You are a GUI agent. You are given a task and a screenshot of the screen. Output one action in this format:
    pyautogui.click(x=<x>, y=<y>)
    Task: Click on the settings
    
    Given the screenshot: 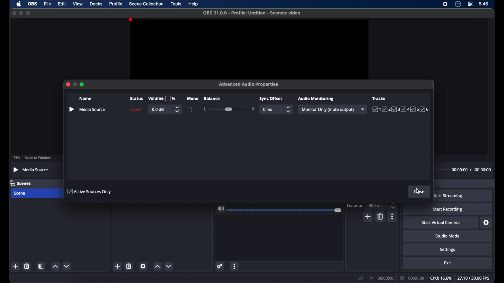 What is the action you would take?
    pyautogui.click(x=486, y=223)
    